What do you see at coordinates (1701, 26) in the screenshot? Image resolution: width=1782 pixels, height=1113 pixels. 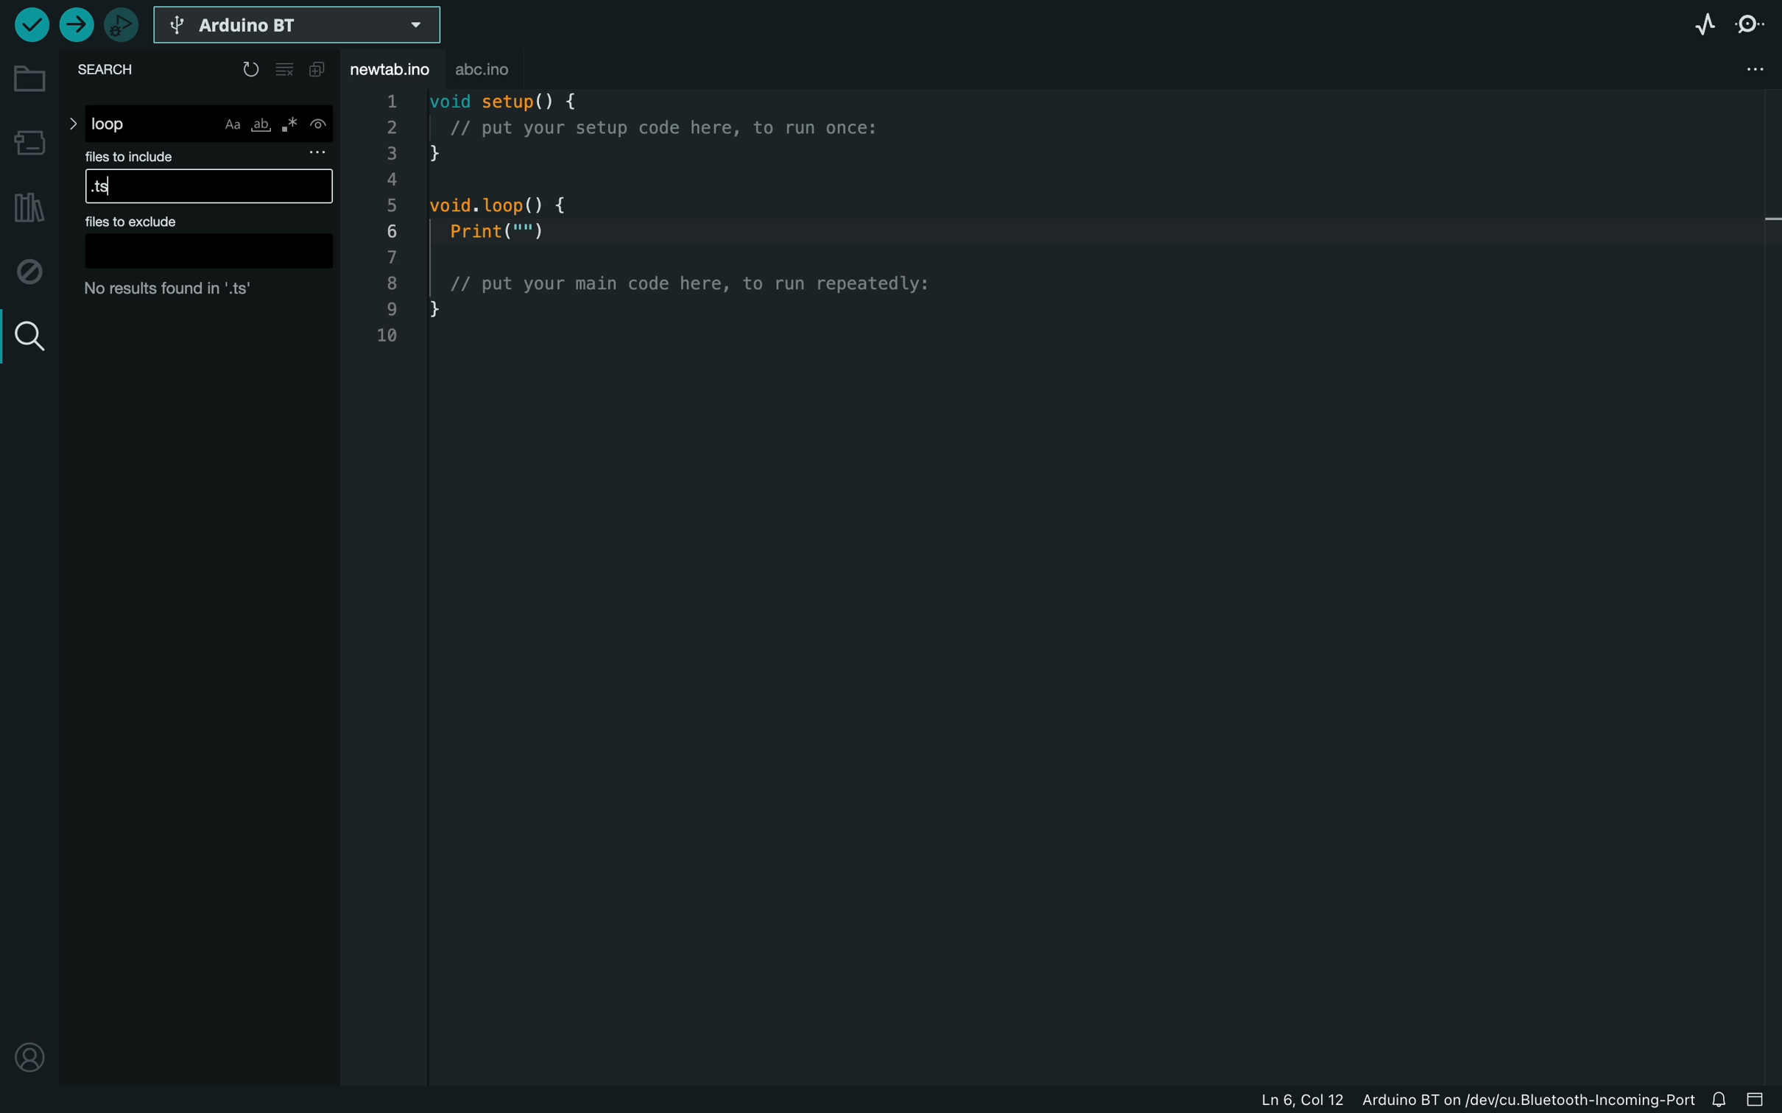 I see `serial plotter` at bounding box center [1701, 26].